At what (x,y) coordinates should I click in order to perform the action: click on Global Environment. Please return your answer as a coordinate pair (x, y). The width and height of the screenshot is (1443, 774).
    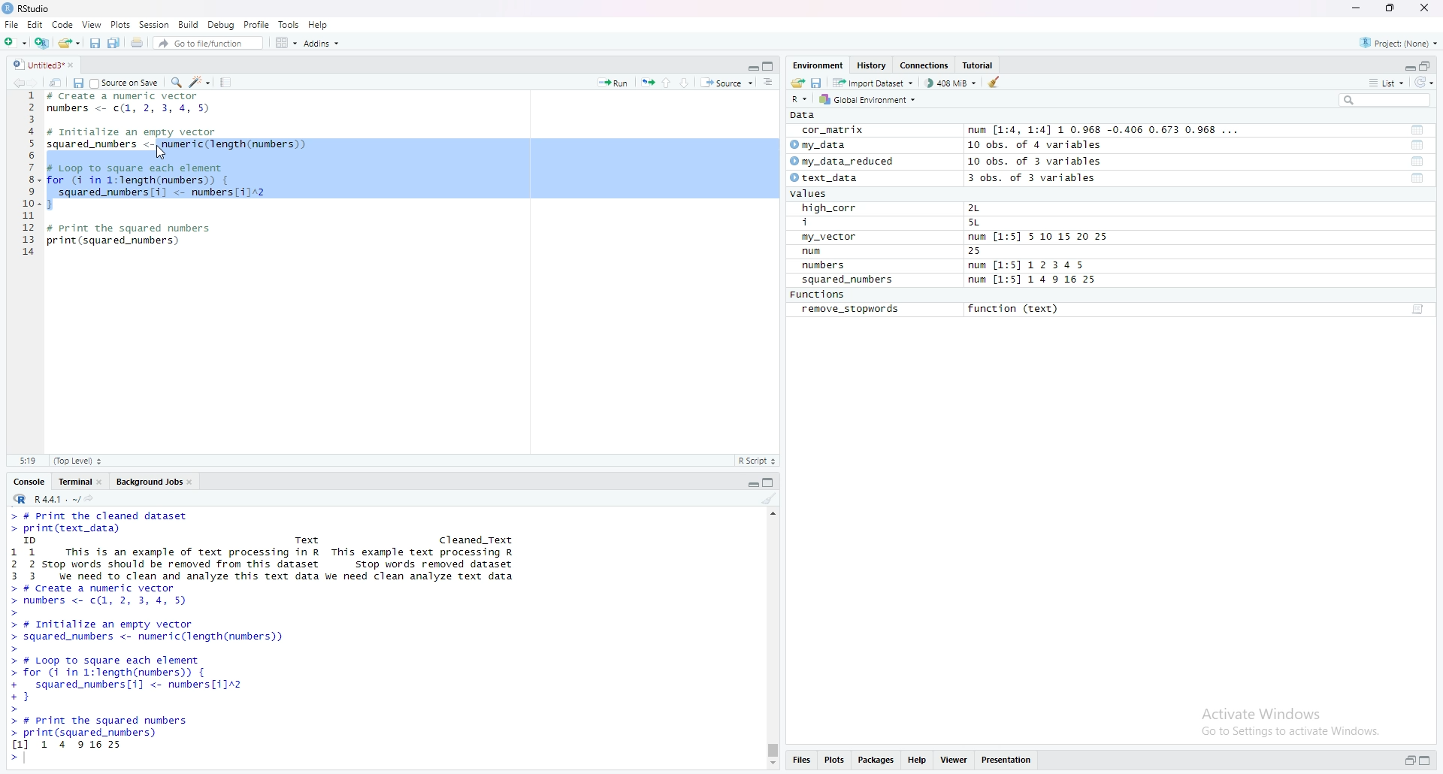
    Looking at the image, I should click on (869, 99).